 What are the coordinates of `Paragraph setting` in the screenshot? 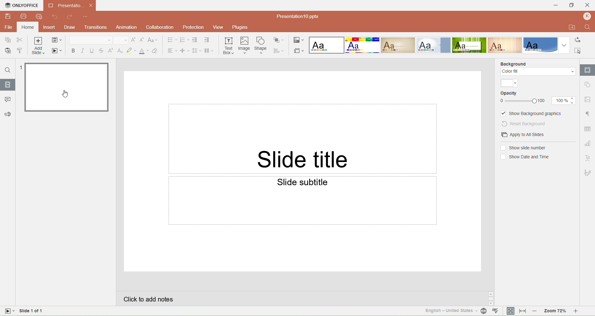 It's located at (588, 114).